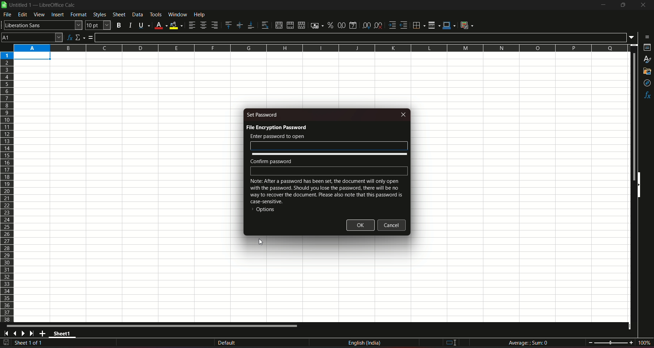 Image resolution: width=654 pixels, height=348 pixels. I want to click on first sheet, so click(7, 333).